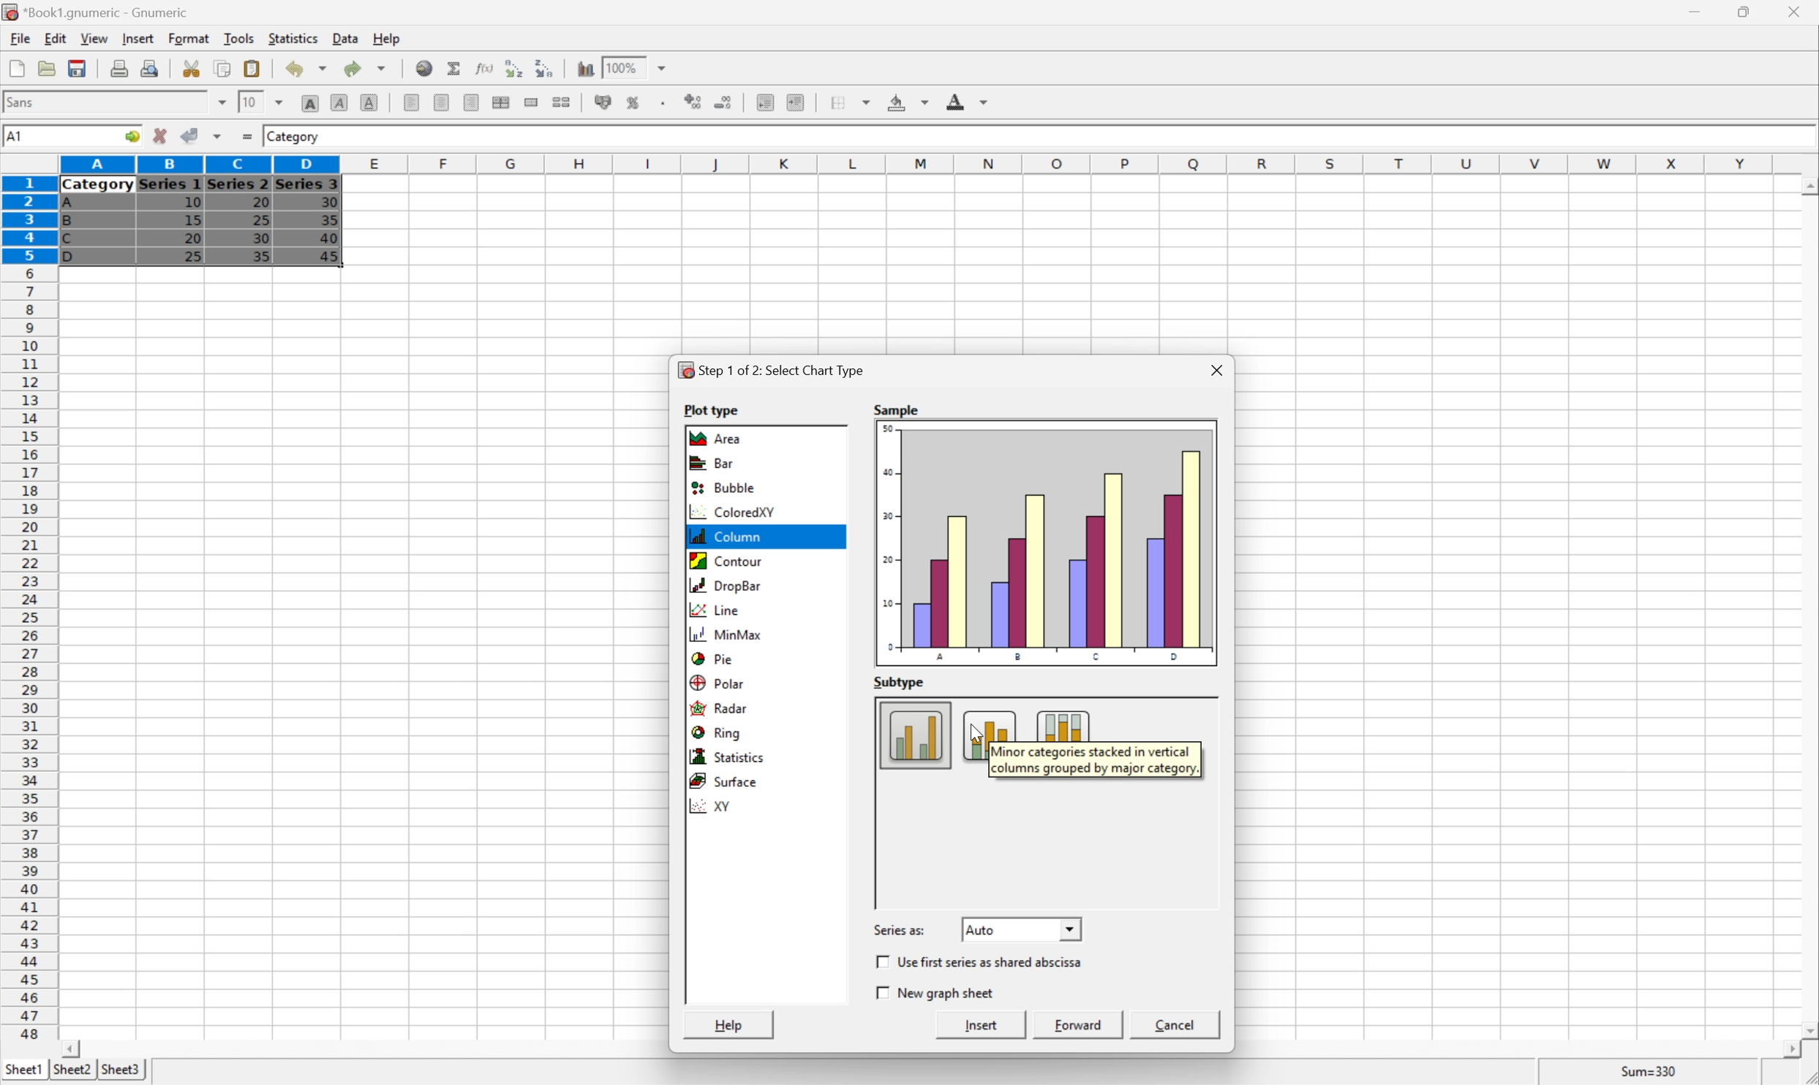 Image resolution: width=1819 pixels, height=1085 pixels. I want to click on Drop bar, so click(728, 585).